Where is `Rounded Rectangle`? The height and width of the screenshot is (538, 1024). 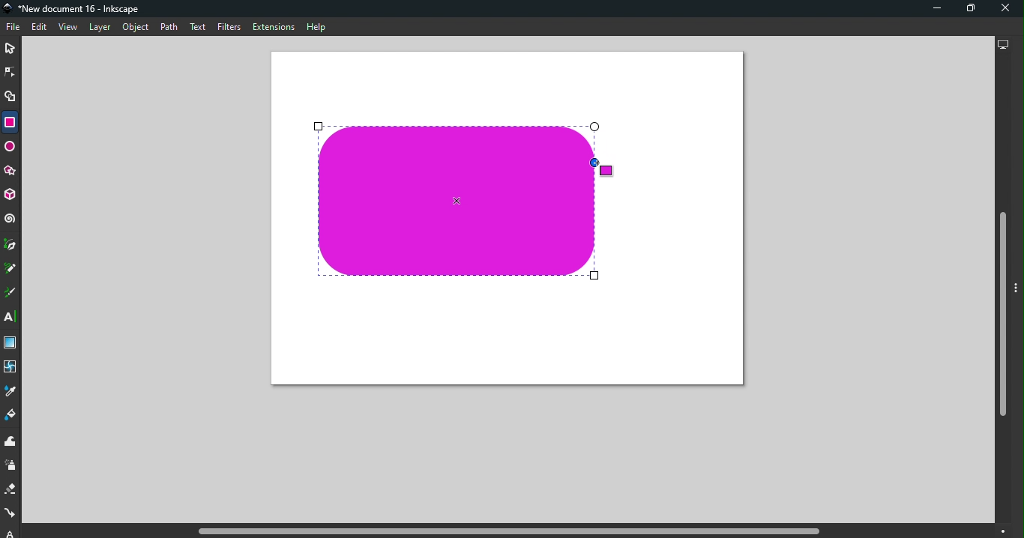 Rounded Rectangle is located at coordinates (457, 202).